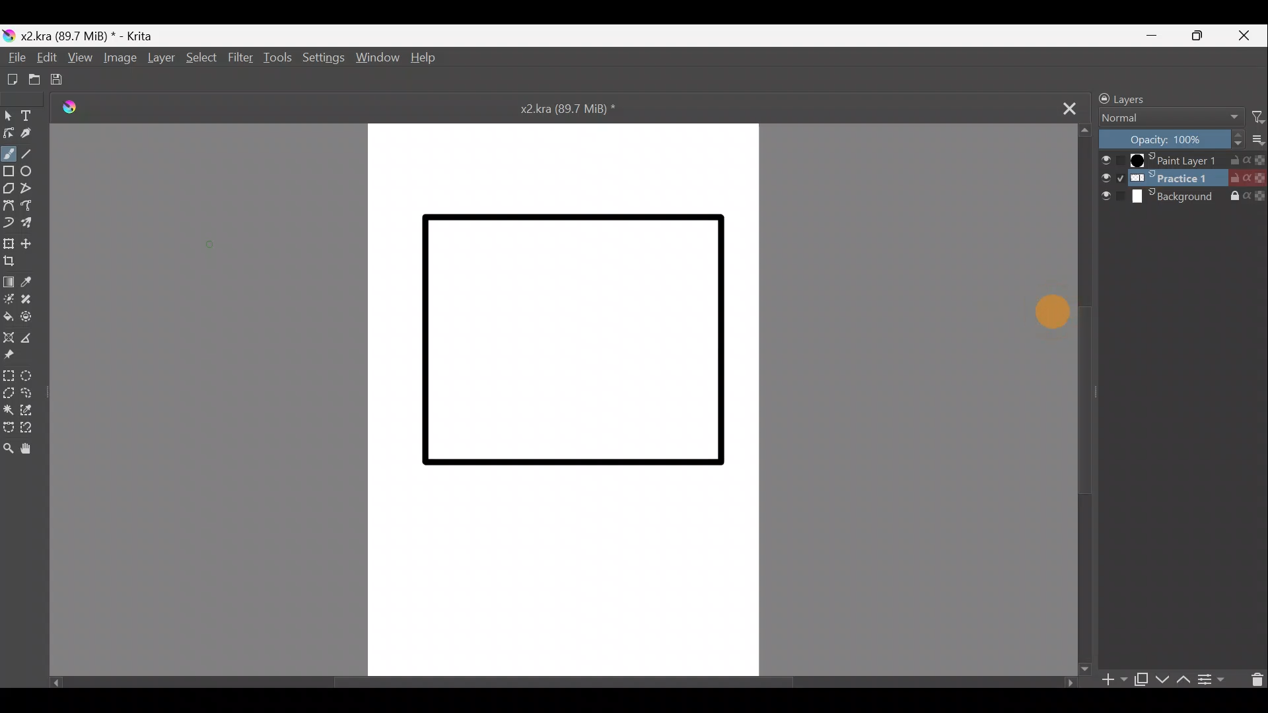 The image size is (1268, 713). What do you see at coordinates (31, 375) in the screenshot?
I see `Elliptical selection tool` at bounding box center [31, 375].